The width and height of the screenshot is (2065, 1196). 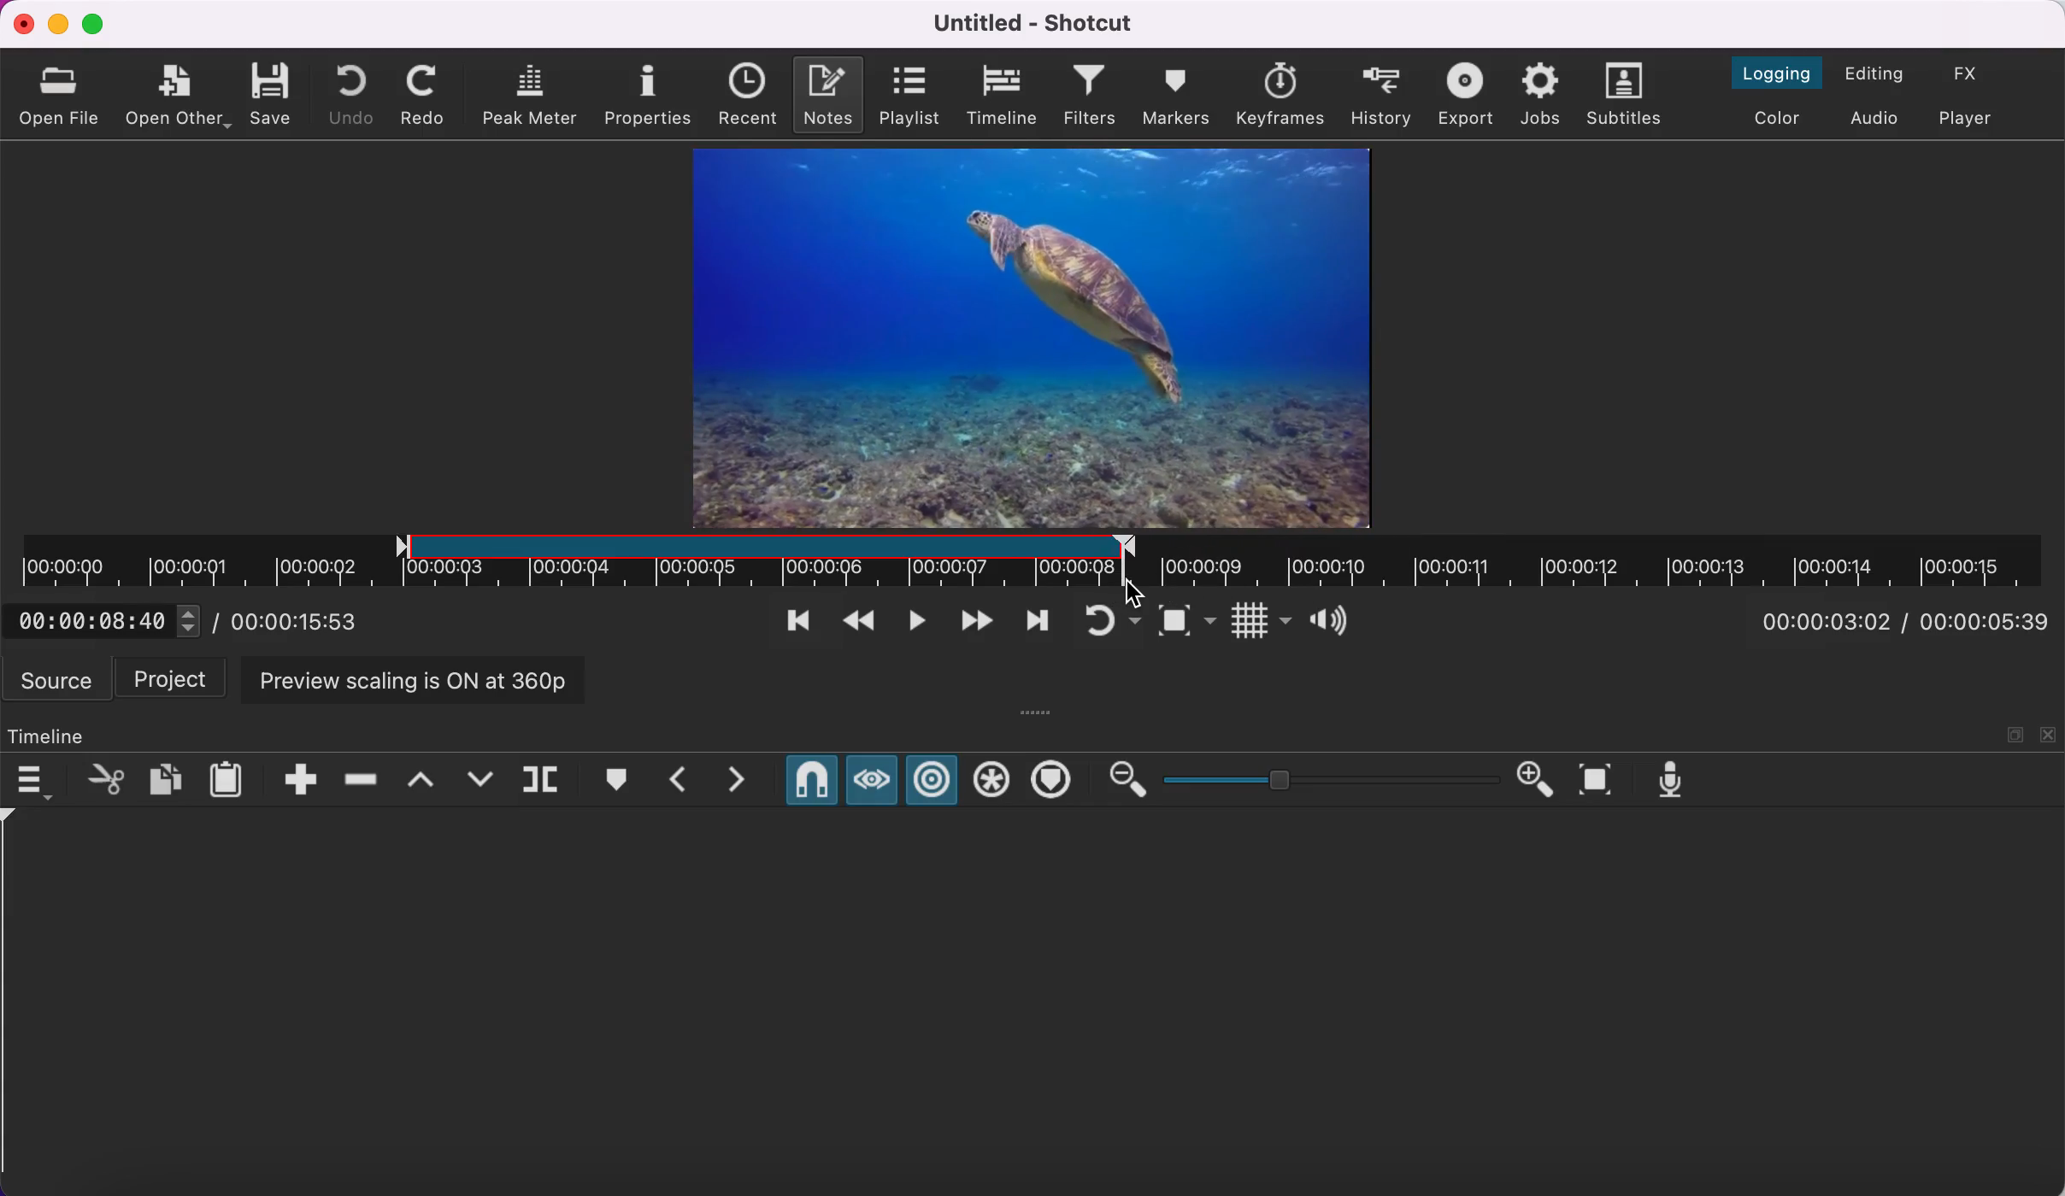 I want to click on snap, so click(x=809, y=780).